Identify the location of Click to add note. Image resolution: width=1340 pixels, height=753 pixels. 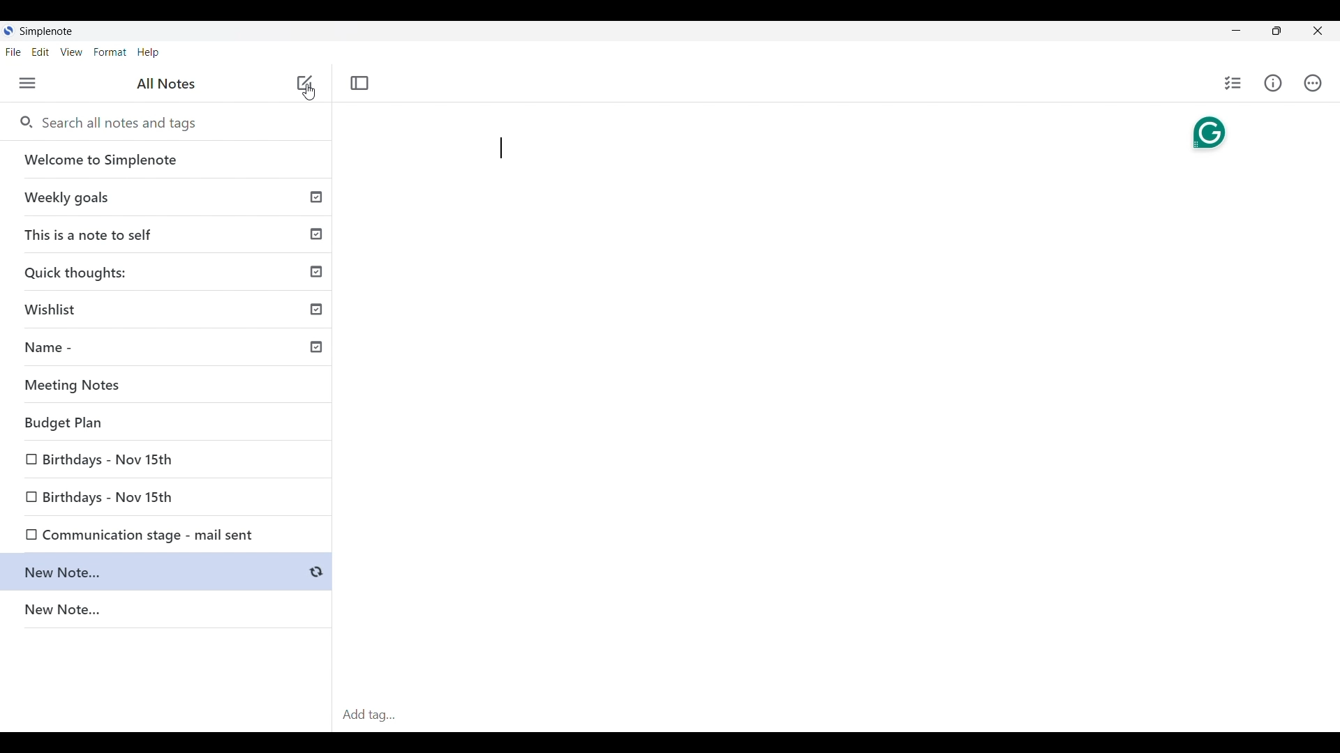
(306, 82).